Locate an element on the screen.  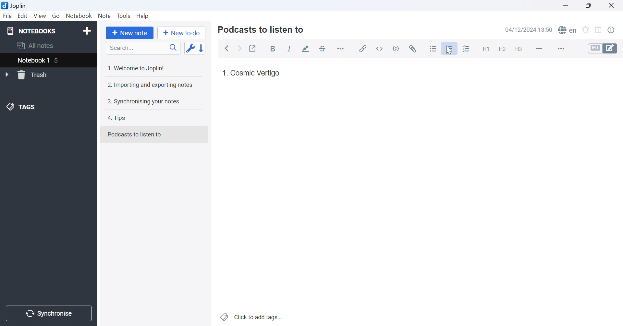
Podcasts to listen to is located at coordinates (135, 134).